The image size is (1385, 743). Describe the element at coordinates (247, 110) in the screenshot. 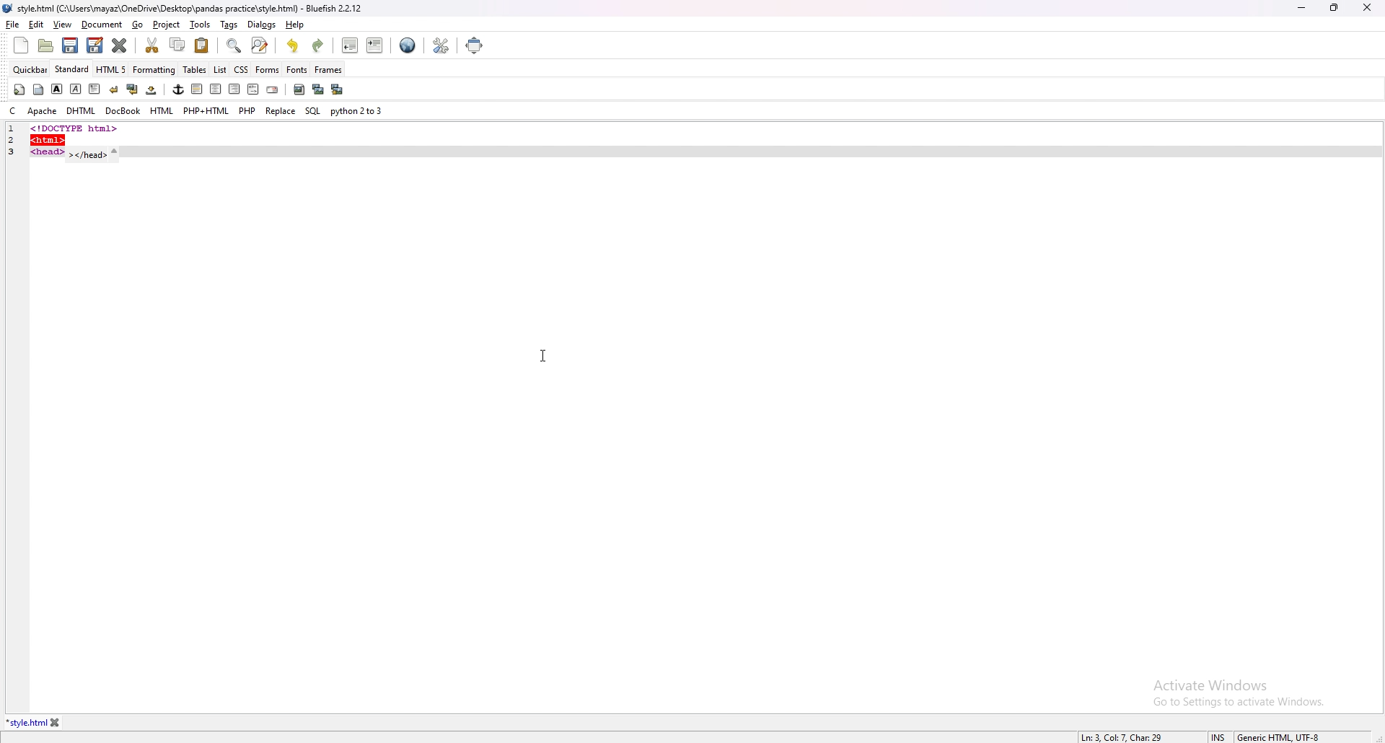

I see `php` at that location.